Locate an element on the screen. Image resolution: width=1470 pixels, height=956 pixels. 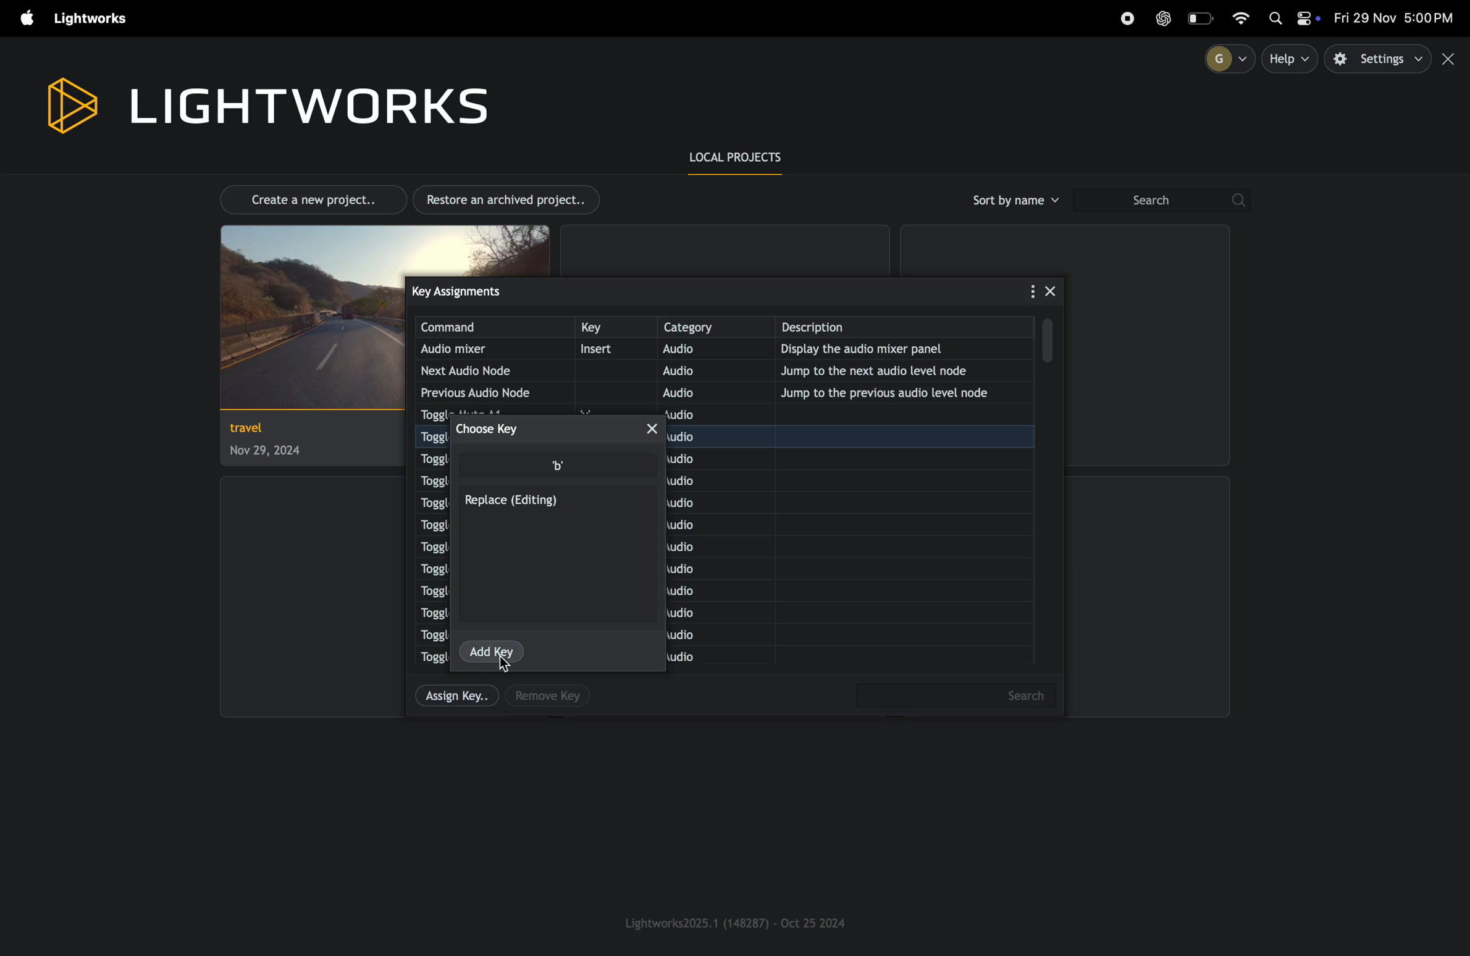
choose key is located at coordinates (497, 429).